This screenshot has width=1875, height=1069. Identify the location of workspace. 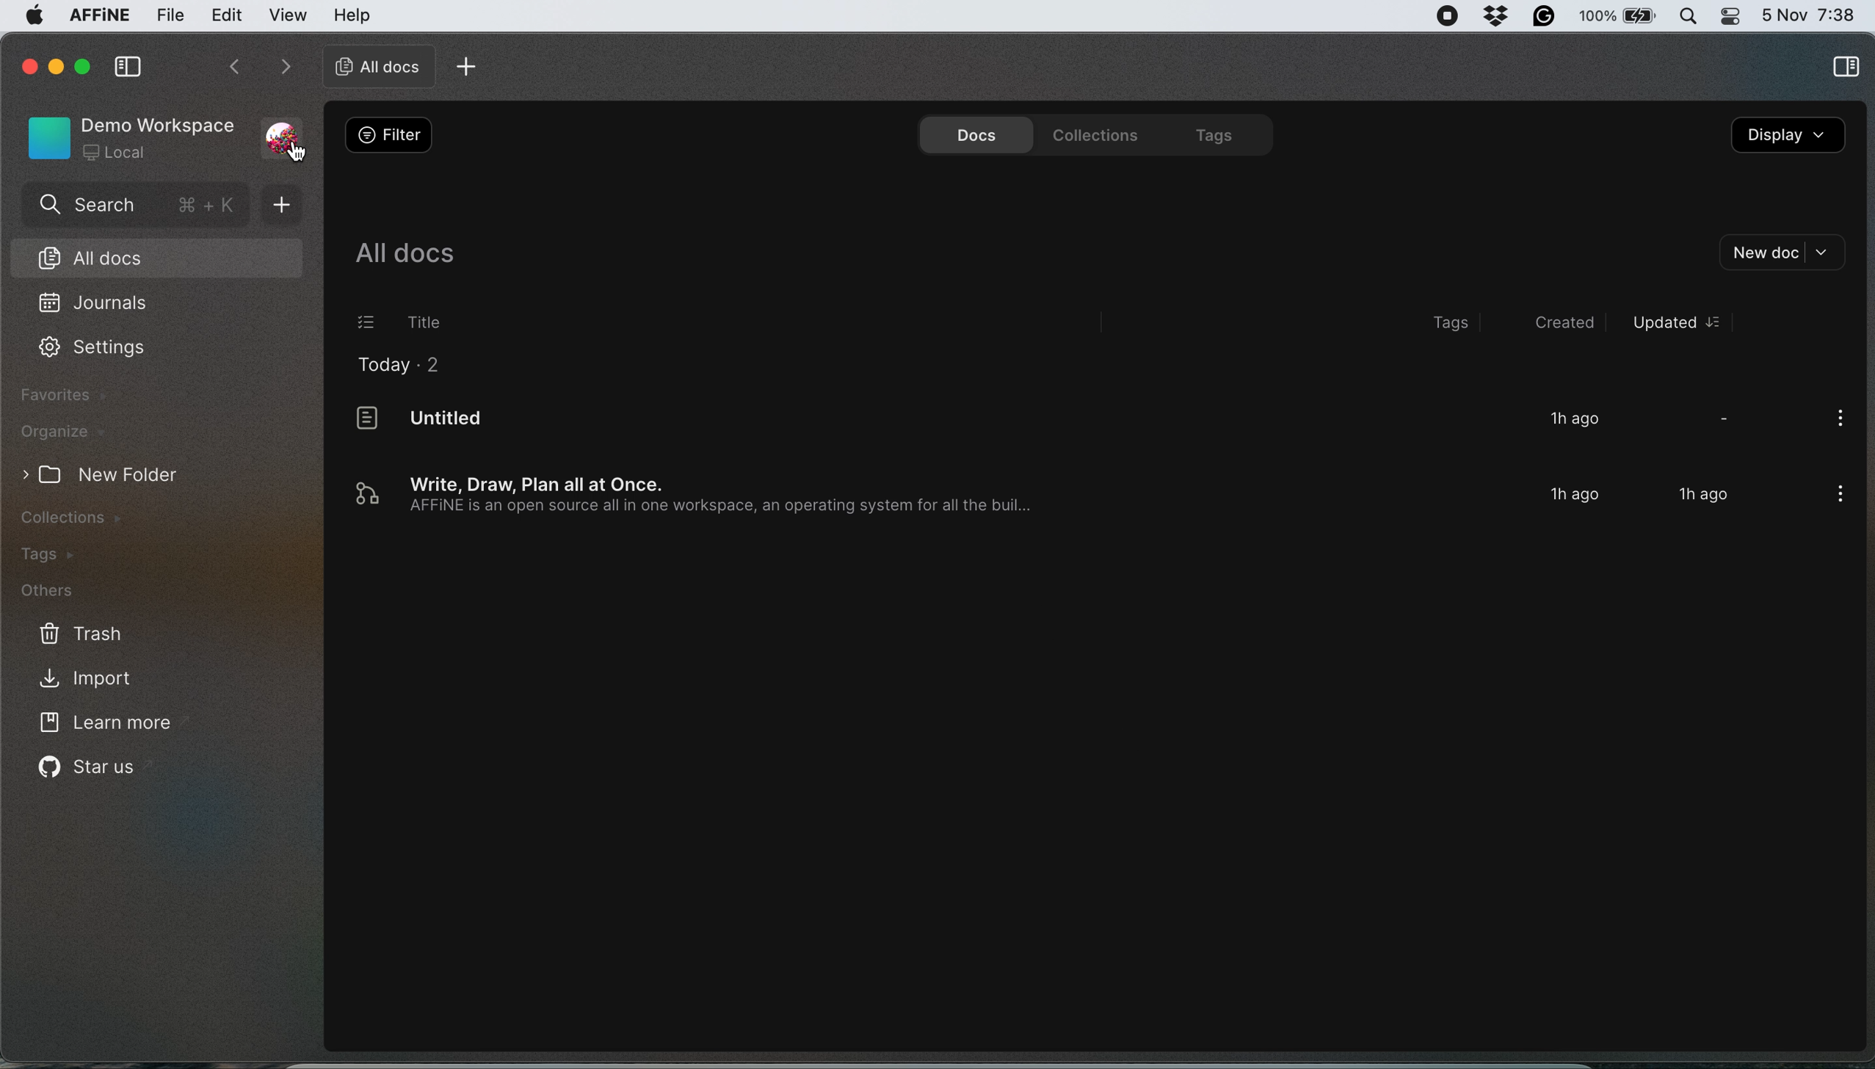
(129, 136).